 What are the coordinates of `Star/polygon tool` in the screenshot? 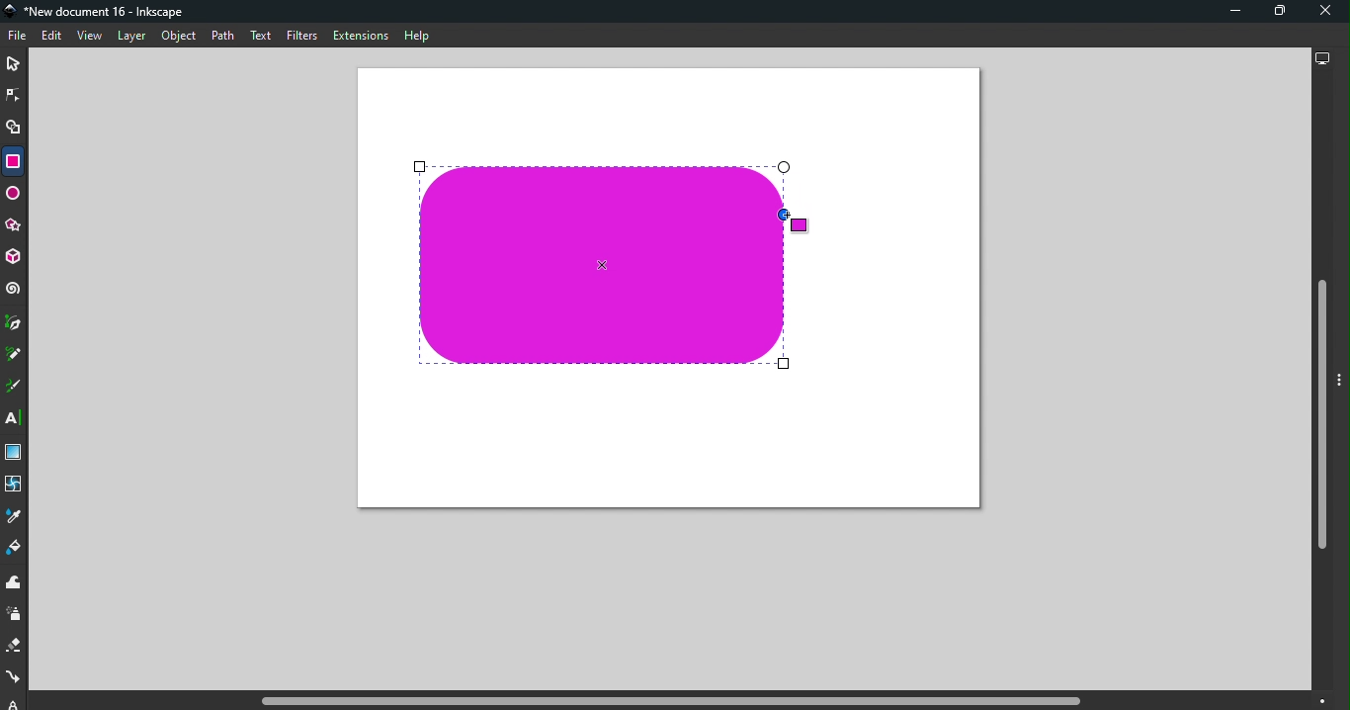 It's located at (15, 226).